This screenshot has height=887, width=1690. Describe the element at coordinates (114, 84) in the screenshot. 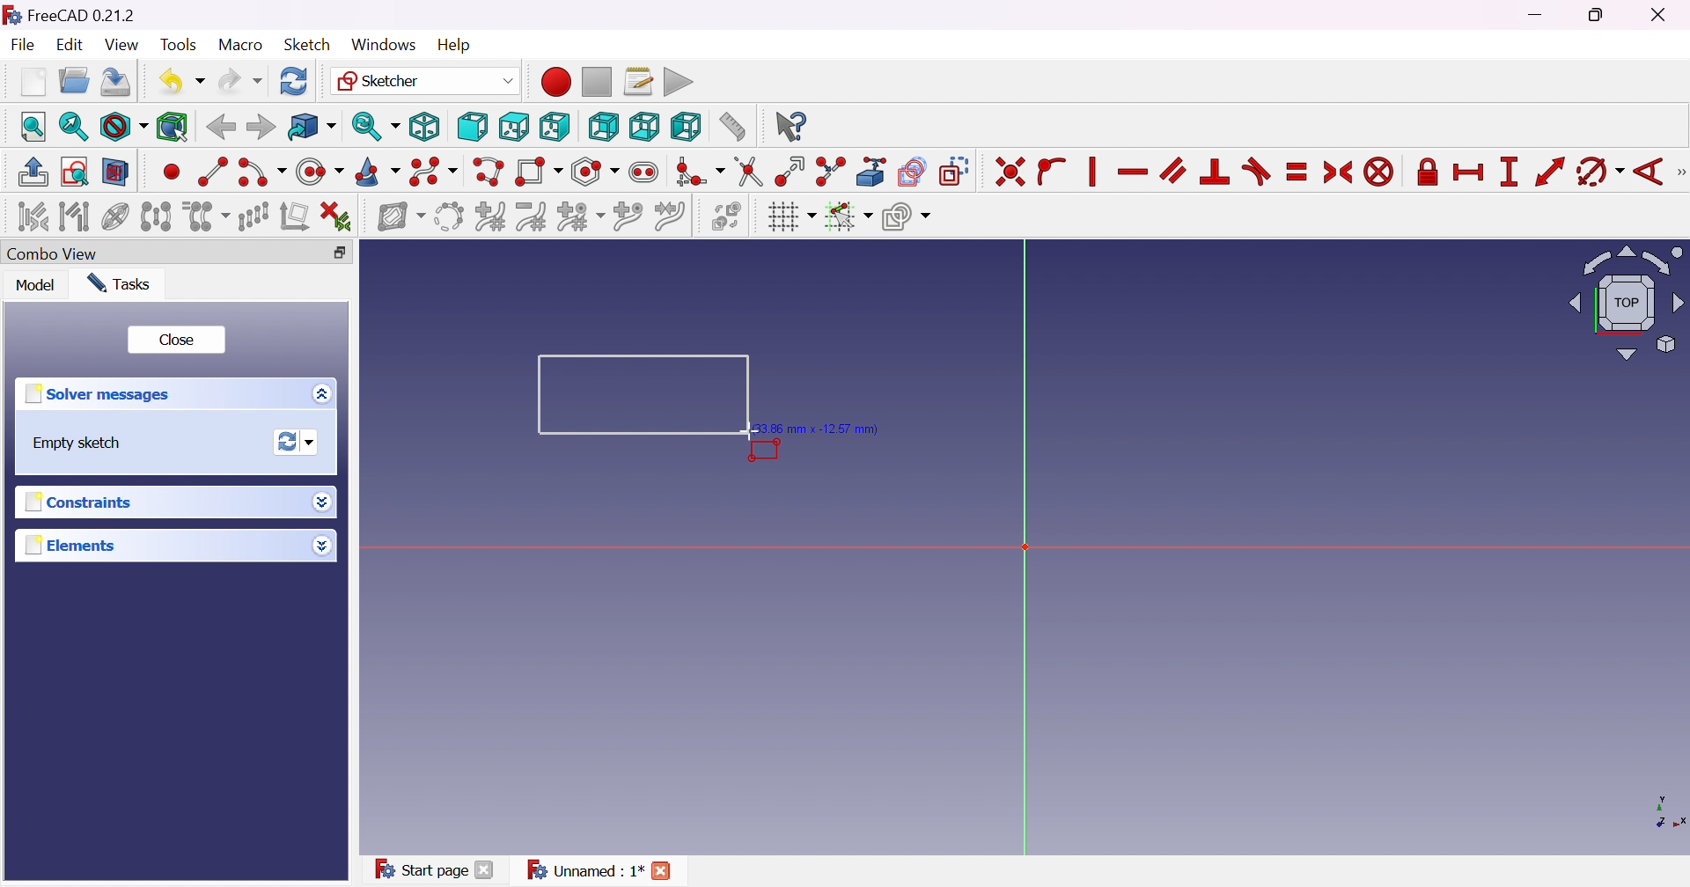

I see `Save` at that location.